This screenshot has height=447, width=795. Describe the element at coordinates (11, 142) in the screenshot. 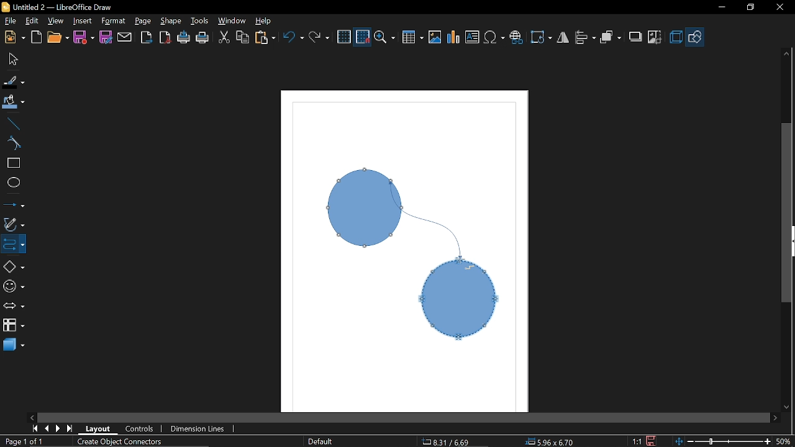

I see `Curve` at that location.